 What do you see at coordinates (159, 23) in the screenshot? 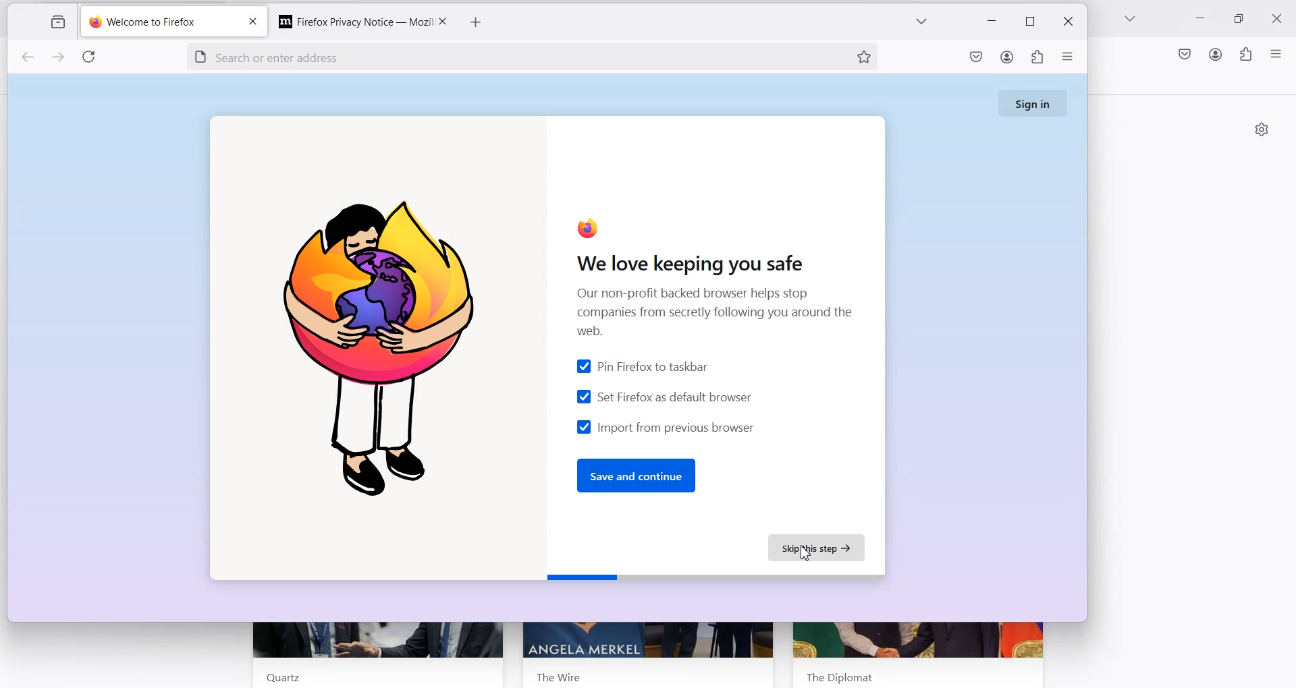
I see `welcome to firefox` at bounding box center [159, 23].